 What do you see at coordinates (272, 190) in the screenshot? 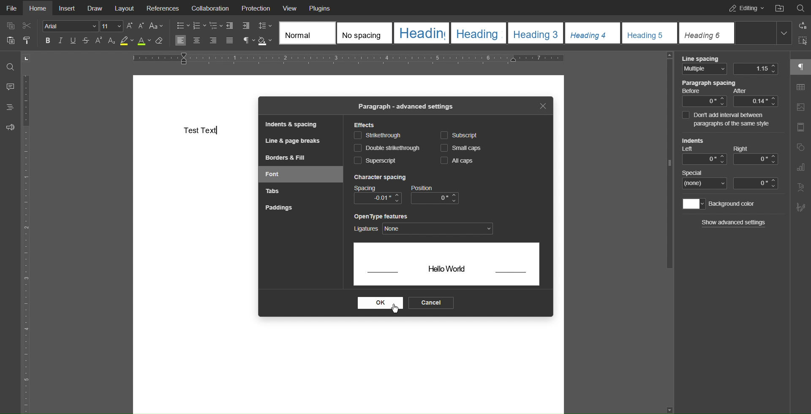
I see `Tabs` at bounding box center [272, 190].